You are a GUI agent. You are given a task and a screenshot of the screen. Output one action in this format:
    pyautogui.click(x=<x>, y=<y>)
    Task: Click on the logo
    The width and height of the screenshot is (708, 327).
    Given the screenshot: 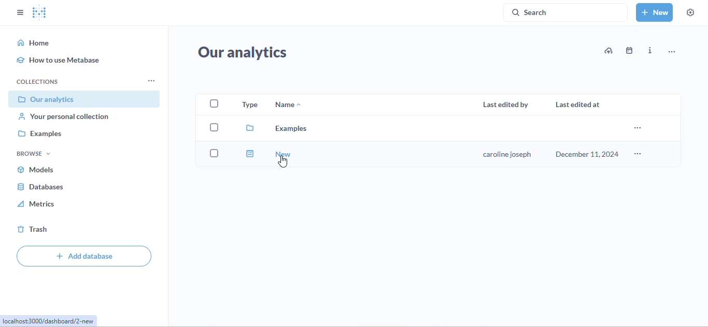 What is the action you would take?
    pyautogui.click(x=40, y=12)
    